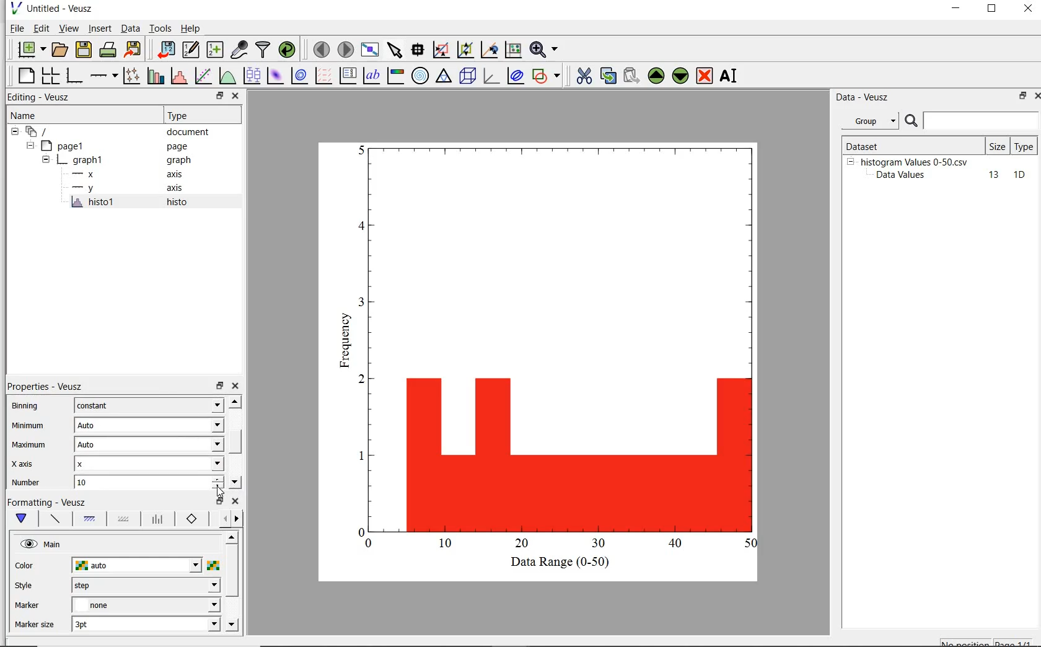 The image size is (1041, 647). Describe the element at coordinates (232, 571) in the screenshot. I see `vertical scrollbar` at that location.